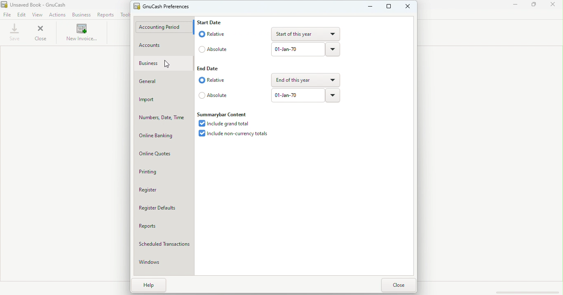 The height and width of the screenshot is (295, 563). I want to click on Import, so click(163, 99).